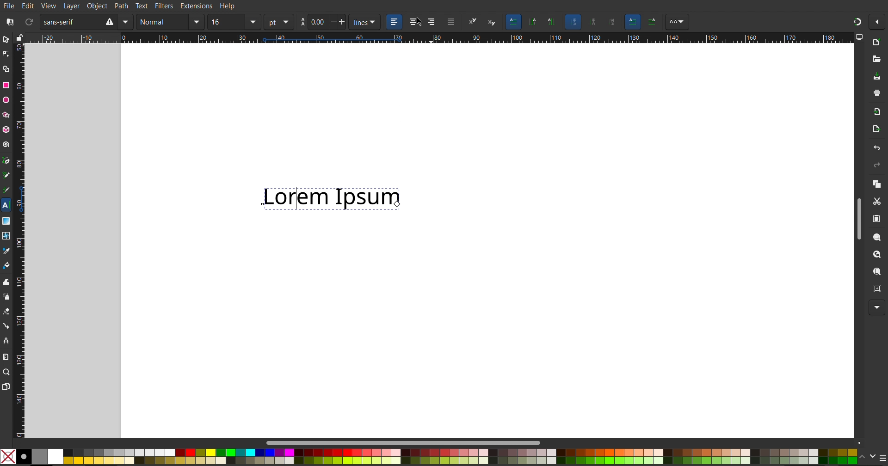 Image resolution: width=888 pixels, height=466 pixels. What do you see at coordinates (877, 21) in the screenshot?
I see `Options` at bounding box center [877, 21].